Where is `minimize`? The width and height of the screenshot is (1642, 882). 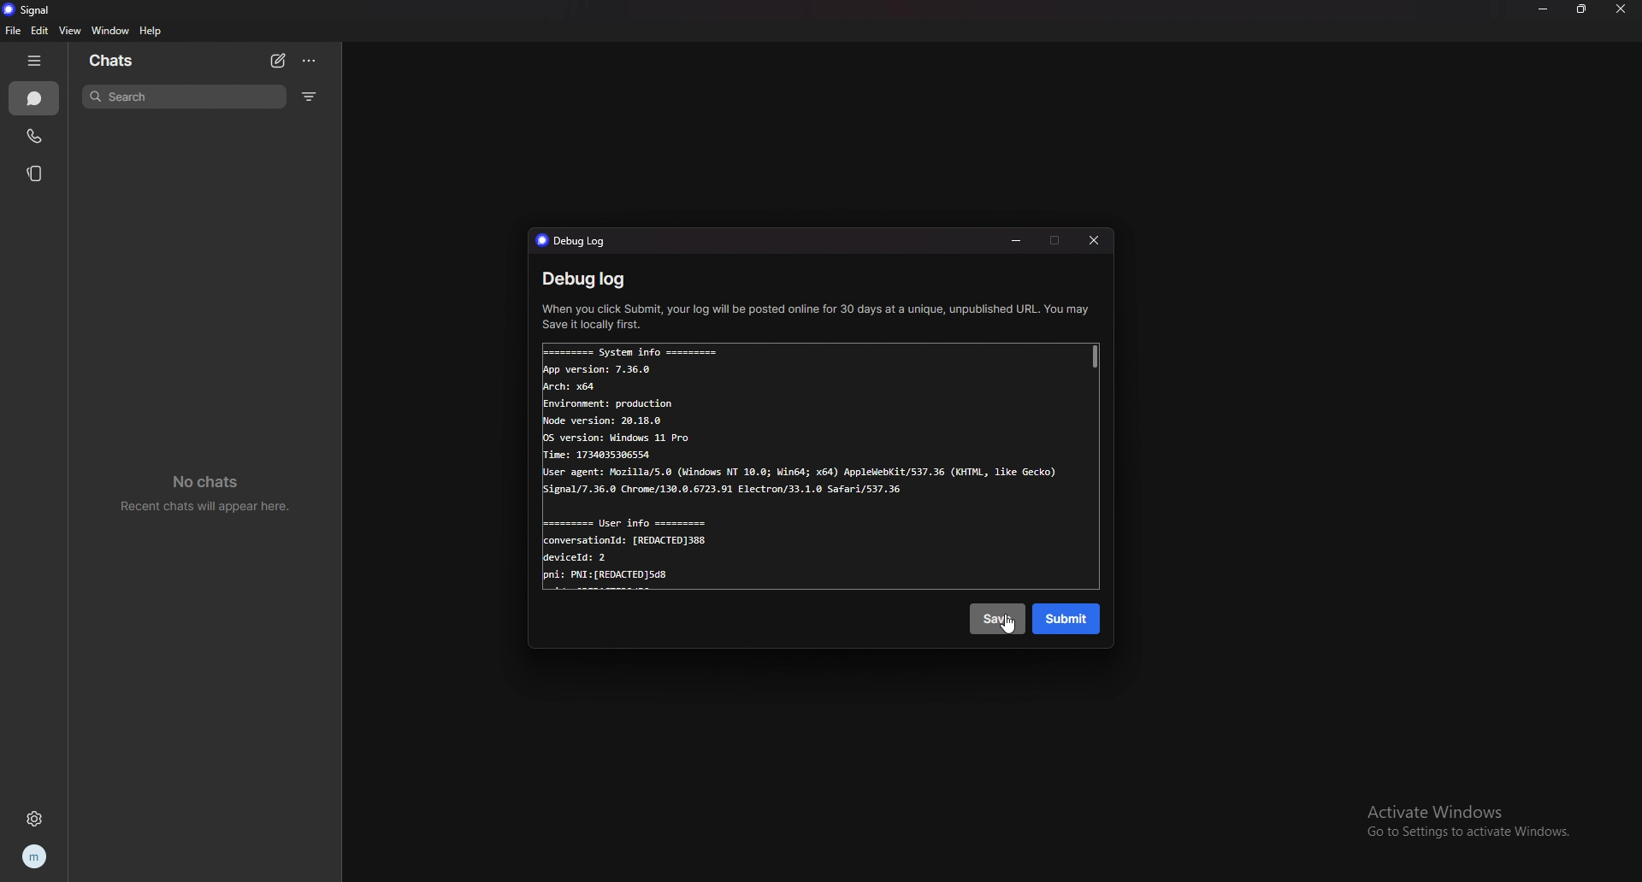
minimize is located at coordinates (1015, 242).